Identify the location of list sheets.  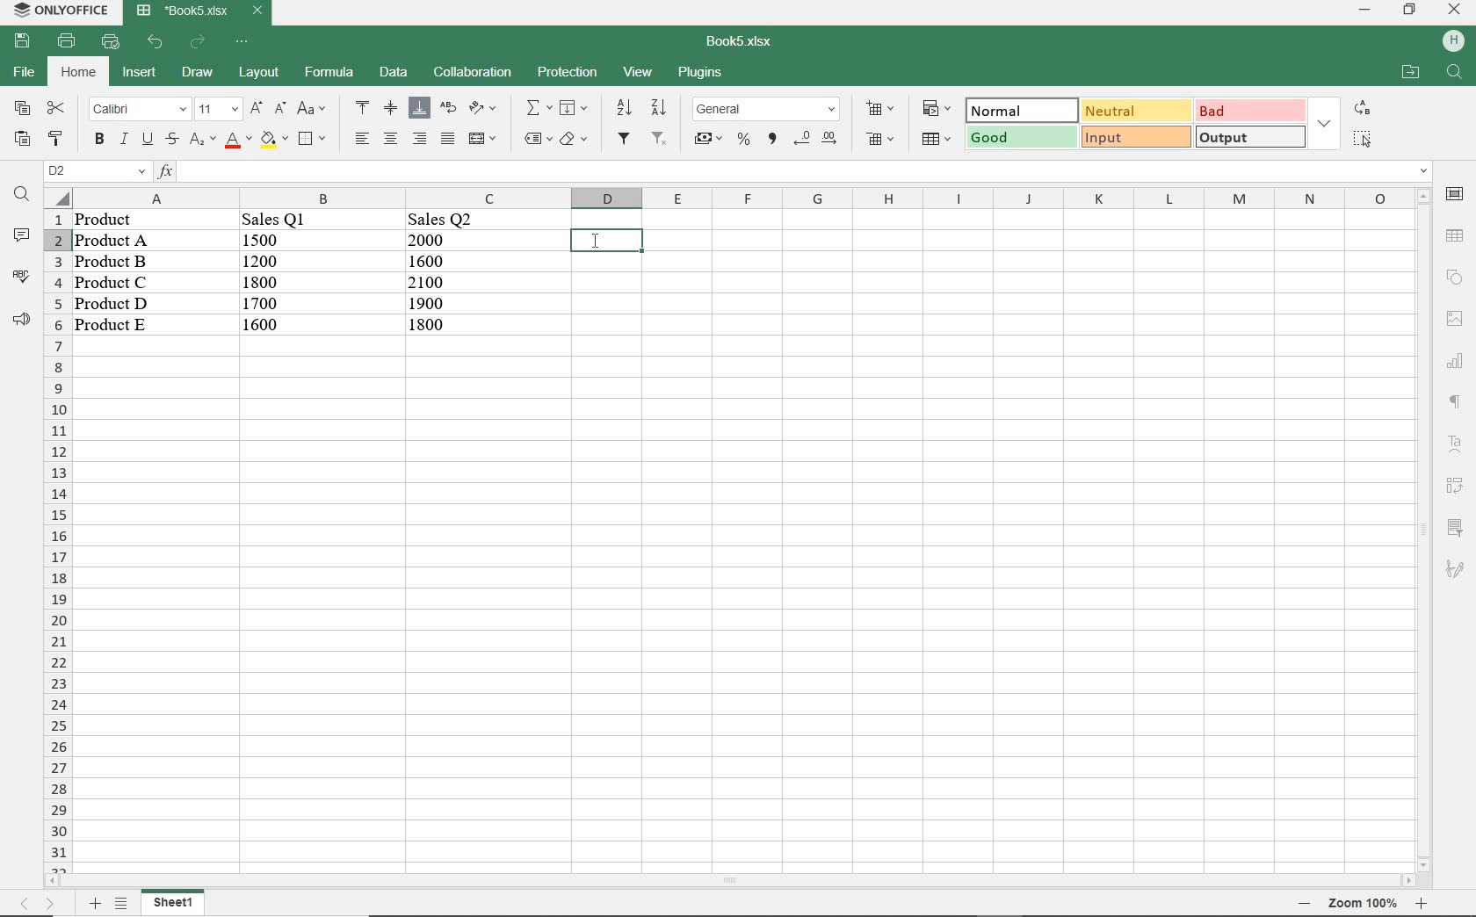
(124, 904).